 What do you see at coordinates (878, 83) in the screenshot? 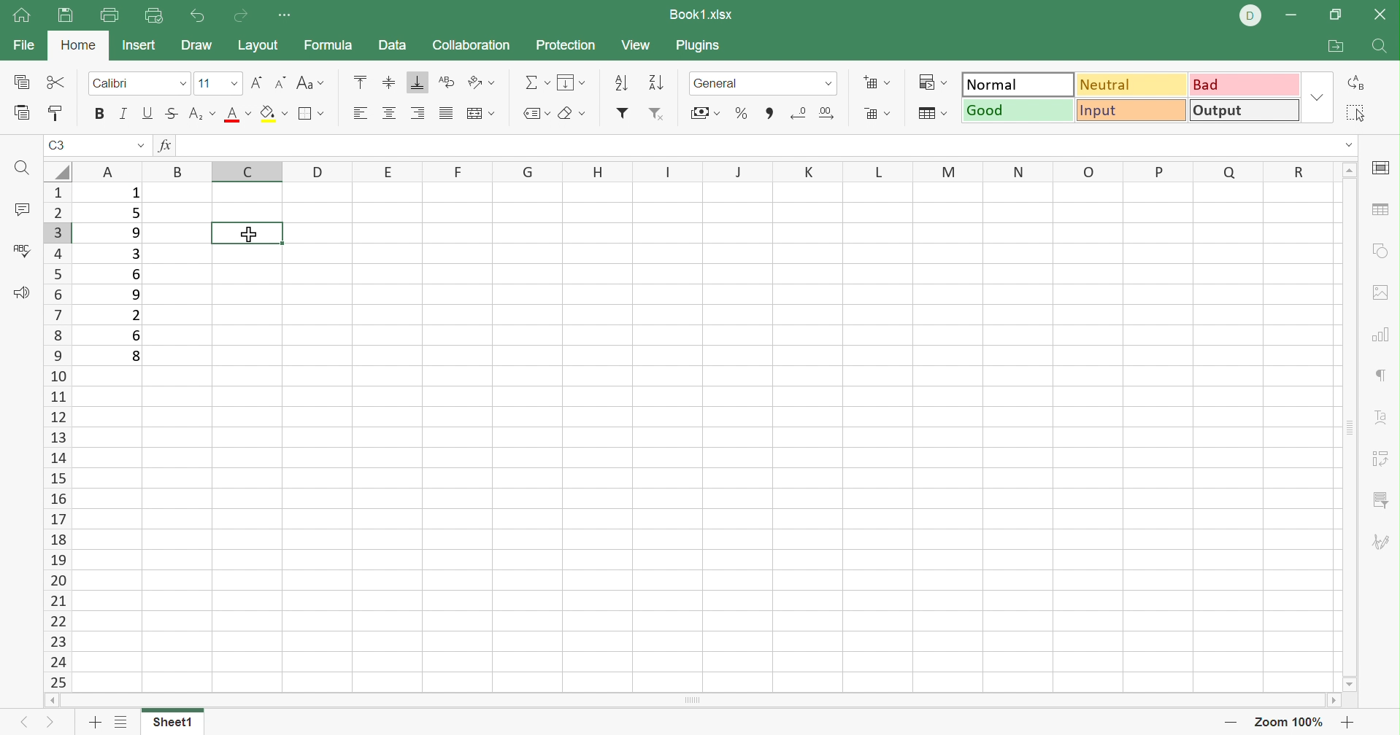
I see `Insert cells` at bounding box center [878, 83].